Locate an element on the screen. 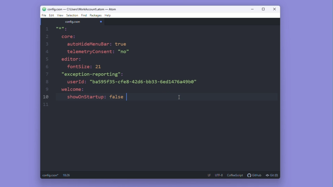 This screenshot has width=333, height=187. Edit is located at coordinates (52, 15).